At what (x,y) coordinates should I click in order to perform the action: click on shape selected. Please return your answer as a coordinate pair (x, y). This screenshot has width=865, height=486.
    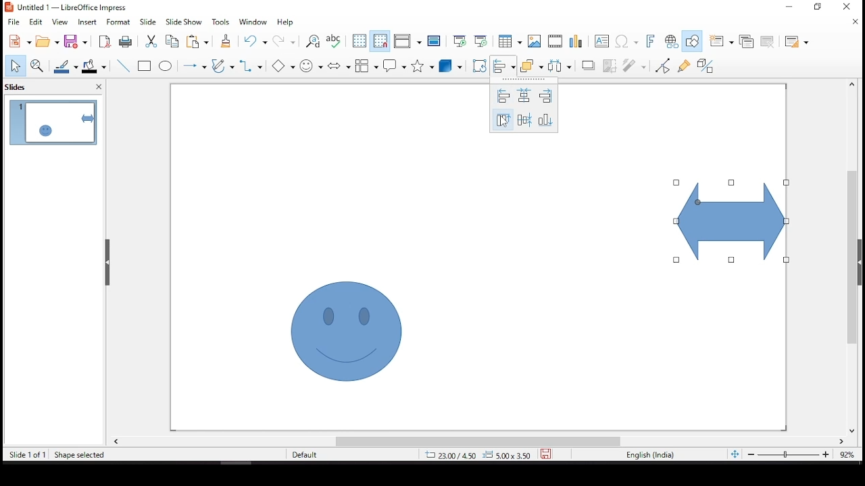
    Looking at the image, I should click on (80, 454).